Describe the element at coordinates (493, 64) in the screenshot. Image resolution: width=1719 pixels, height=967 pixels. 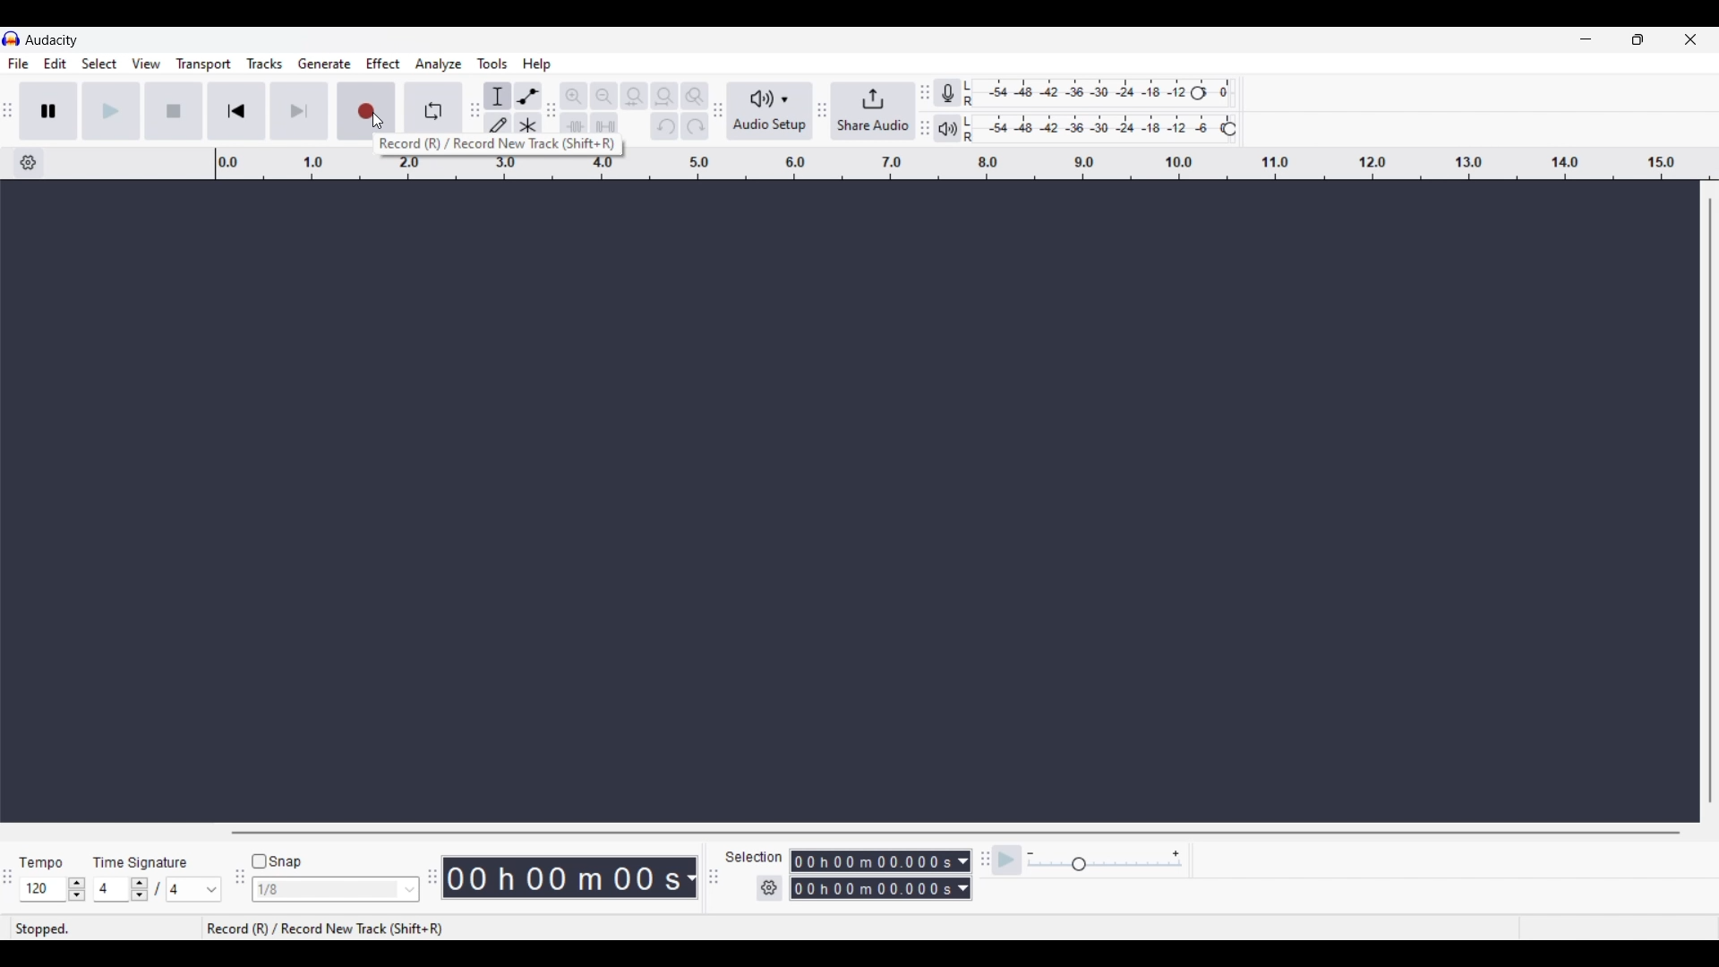
I see `Tools menu` at that location.